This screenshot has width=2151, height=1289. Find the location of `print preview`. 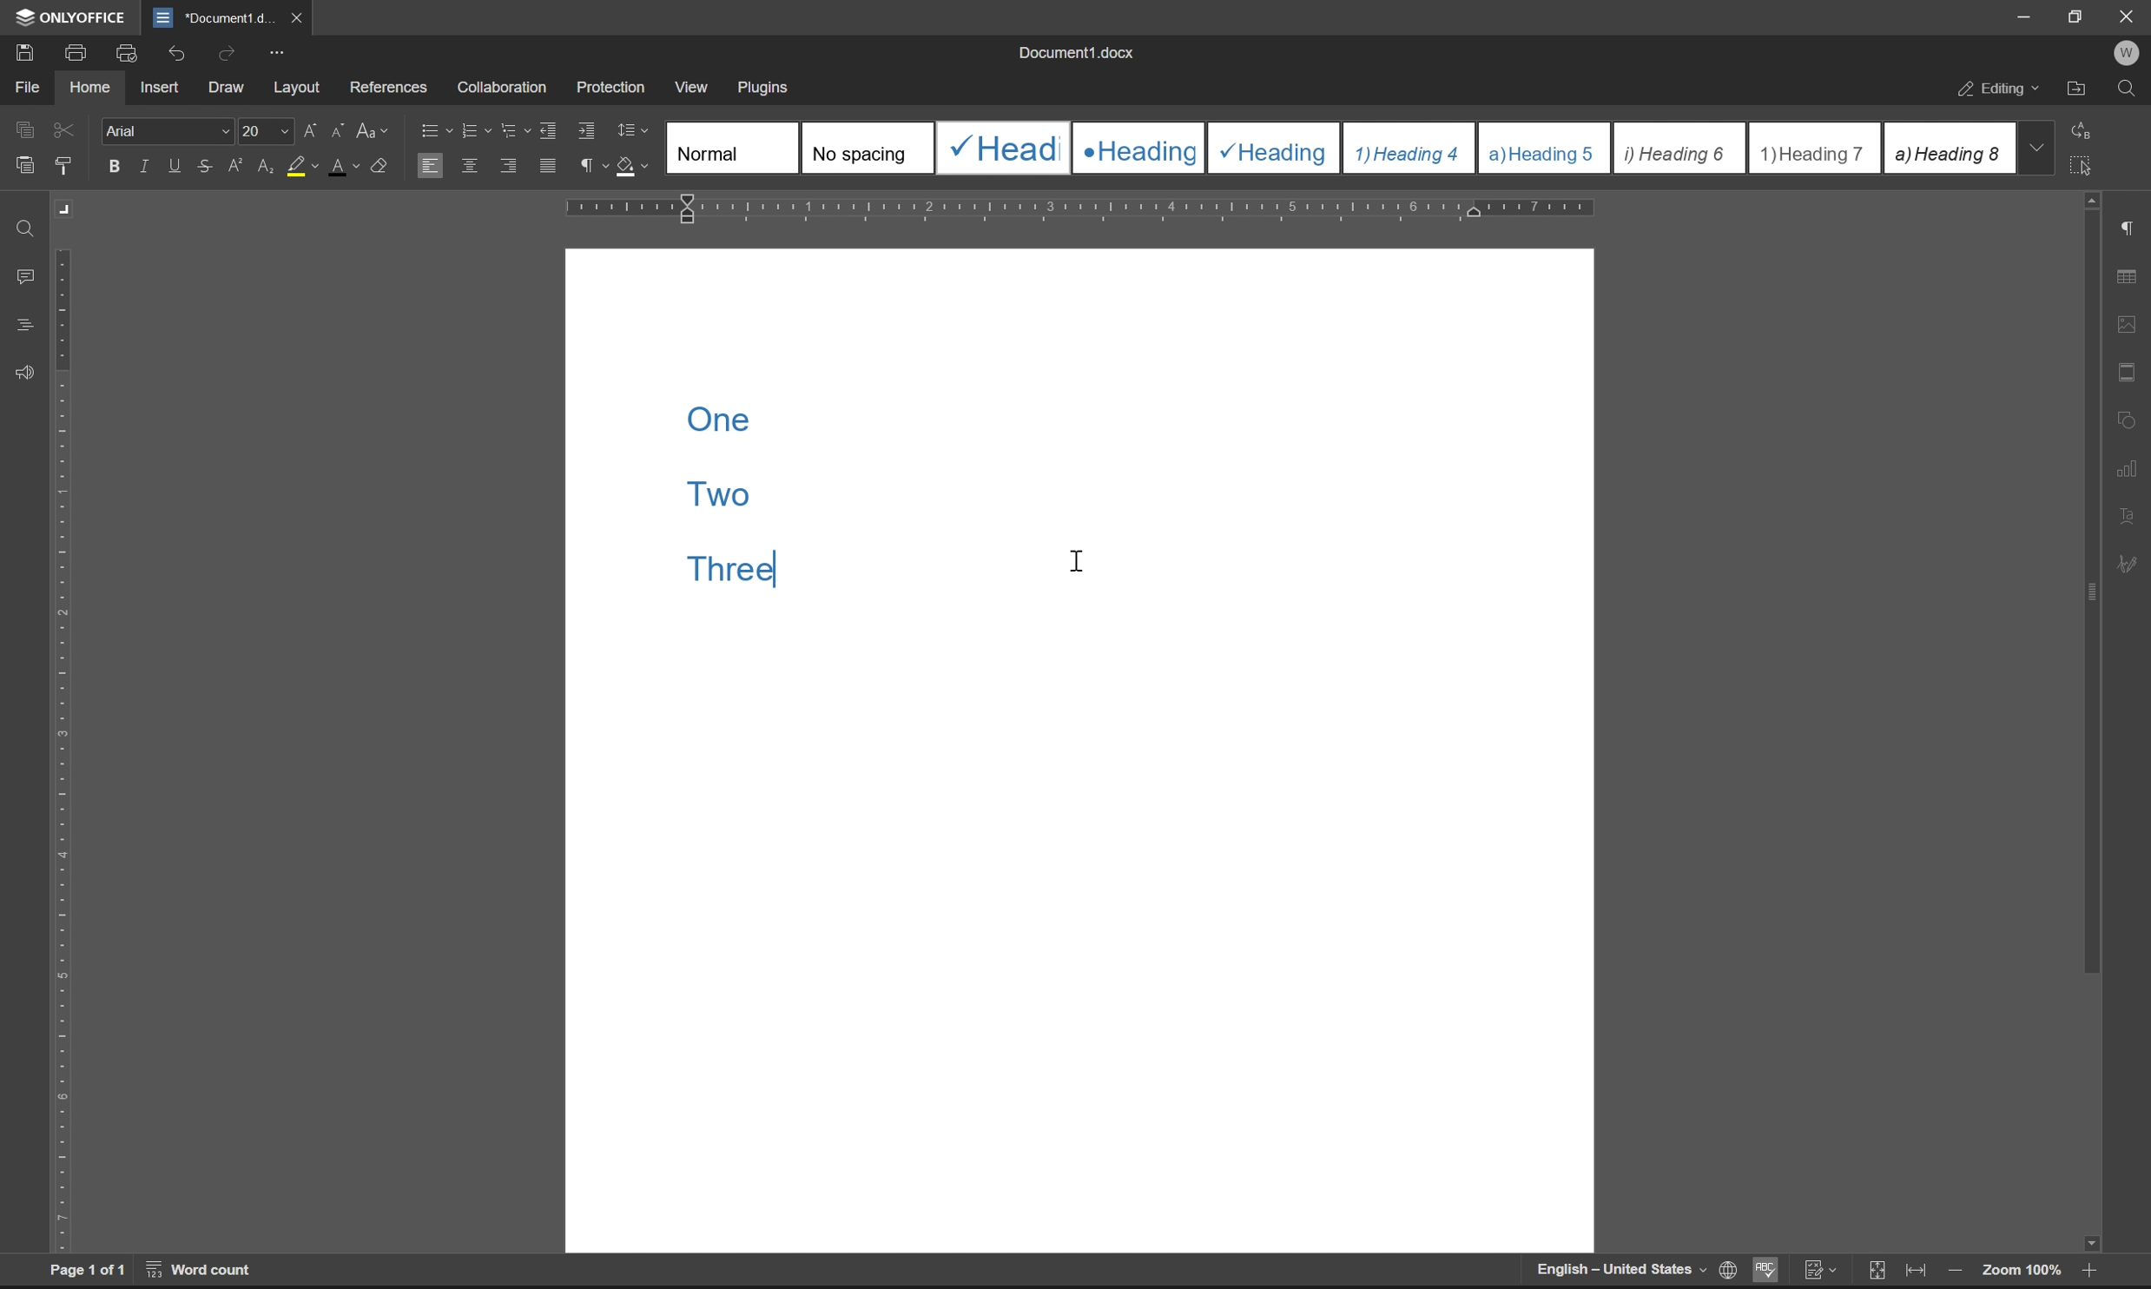

print preview is located at coordinates (129, 53).